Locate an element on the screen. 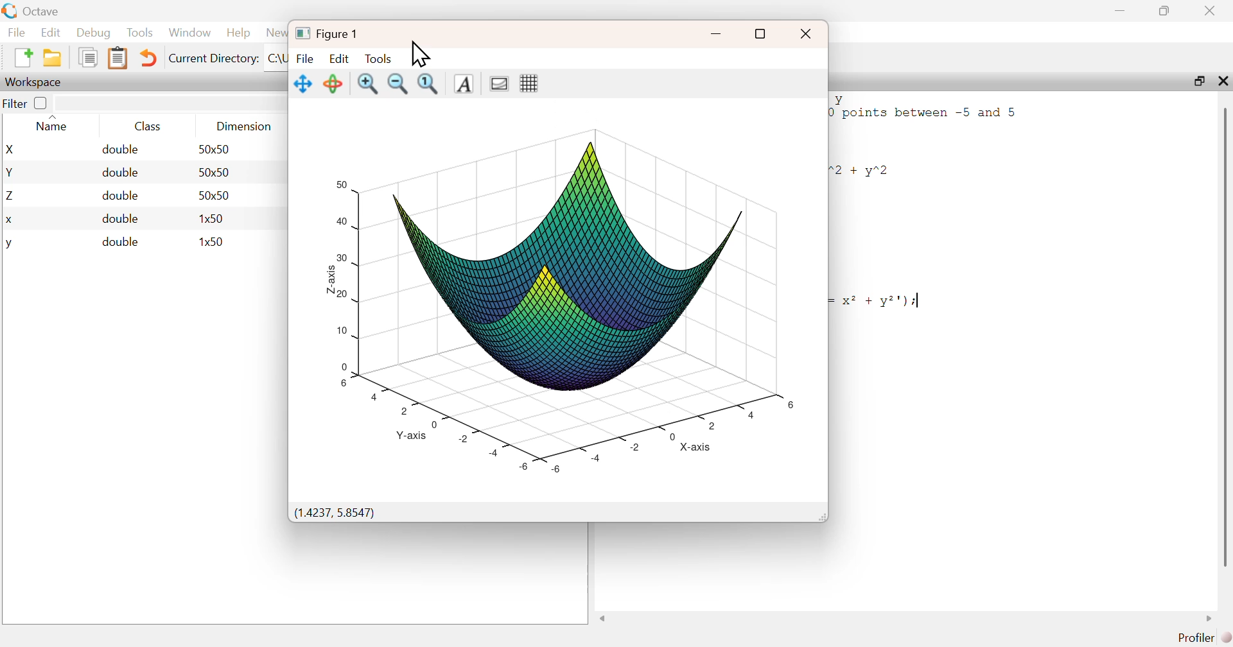 The width and height of the screenshot is (1233, 647). Zoom out is located at coordinates (397, 85).